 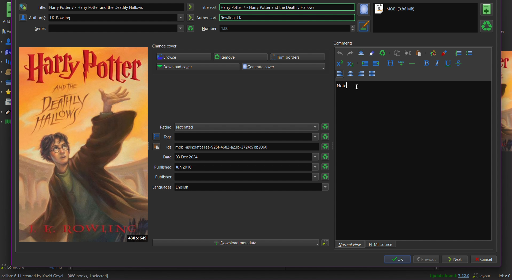 What do you see at coordinates (397, 53) in the screenshot?
I see `Copy` at bounding box center [397, 53].